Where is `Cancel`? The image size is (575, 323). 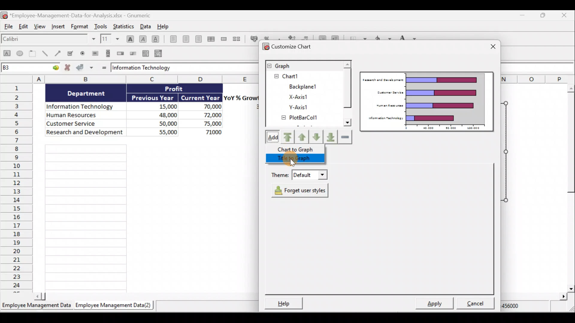
Cancel is located at coordinates (477, 304).